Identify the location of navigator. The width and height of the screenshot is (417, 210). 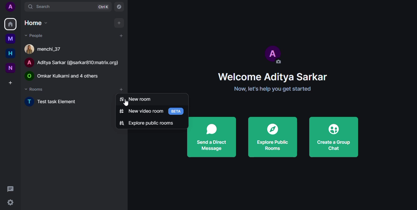
(120, 7).